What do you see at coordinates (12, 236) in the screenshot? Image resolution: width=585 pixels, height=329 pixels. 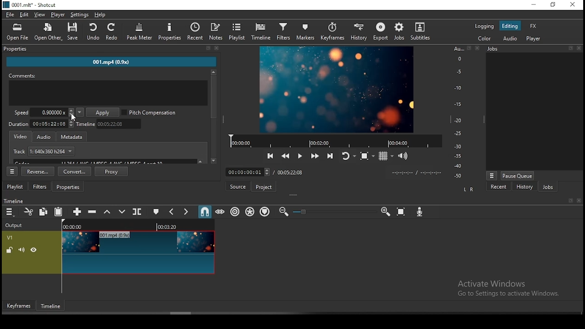 I see `V1` at bounding box center [12, 236].